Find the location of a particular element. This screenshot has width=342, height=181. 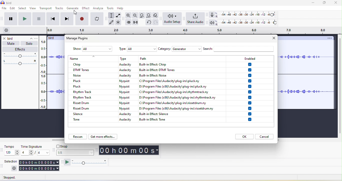

risset drum is located at coordinates (82, 108).